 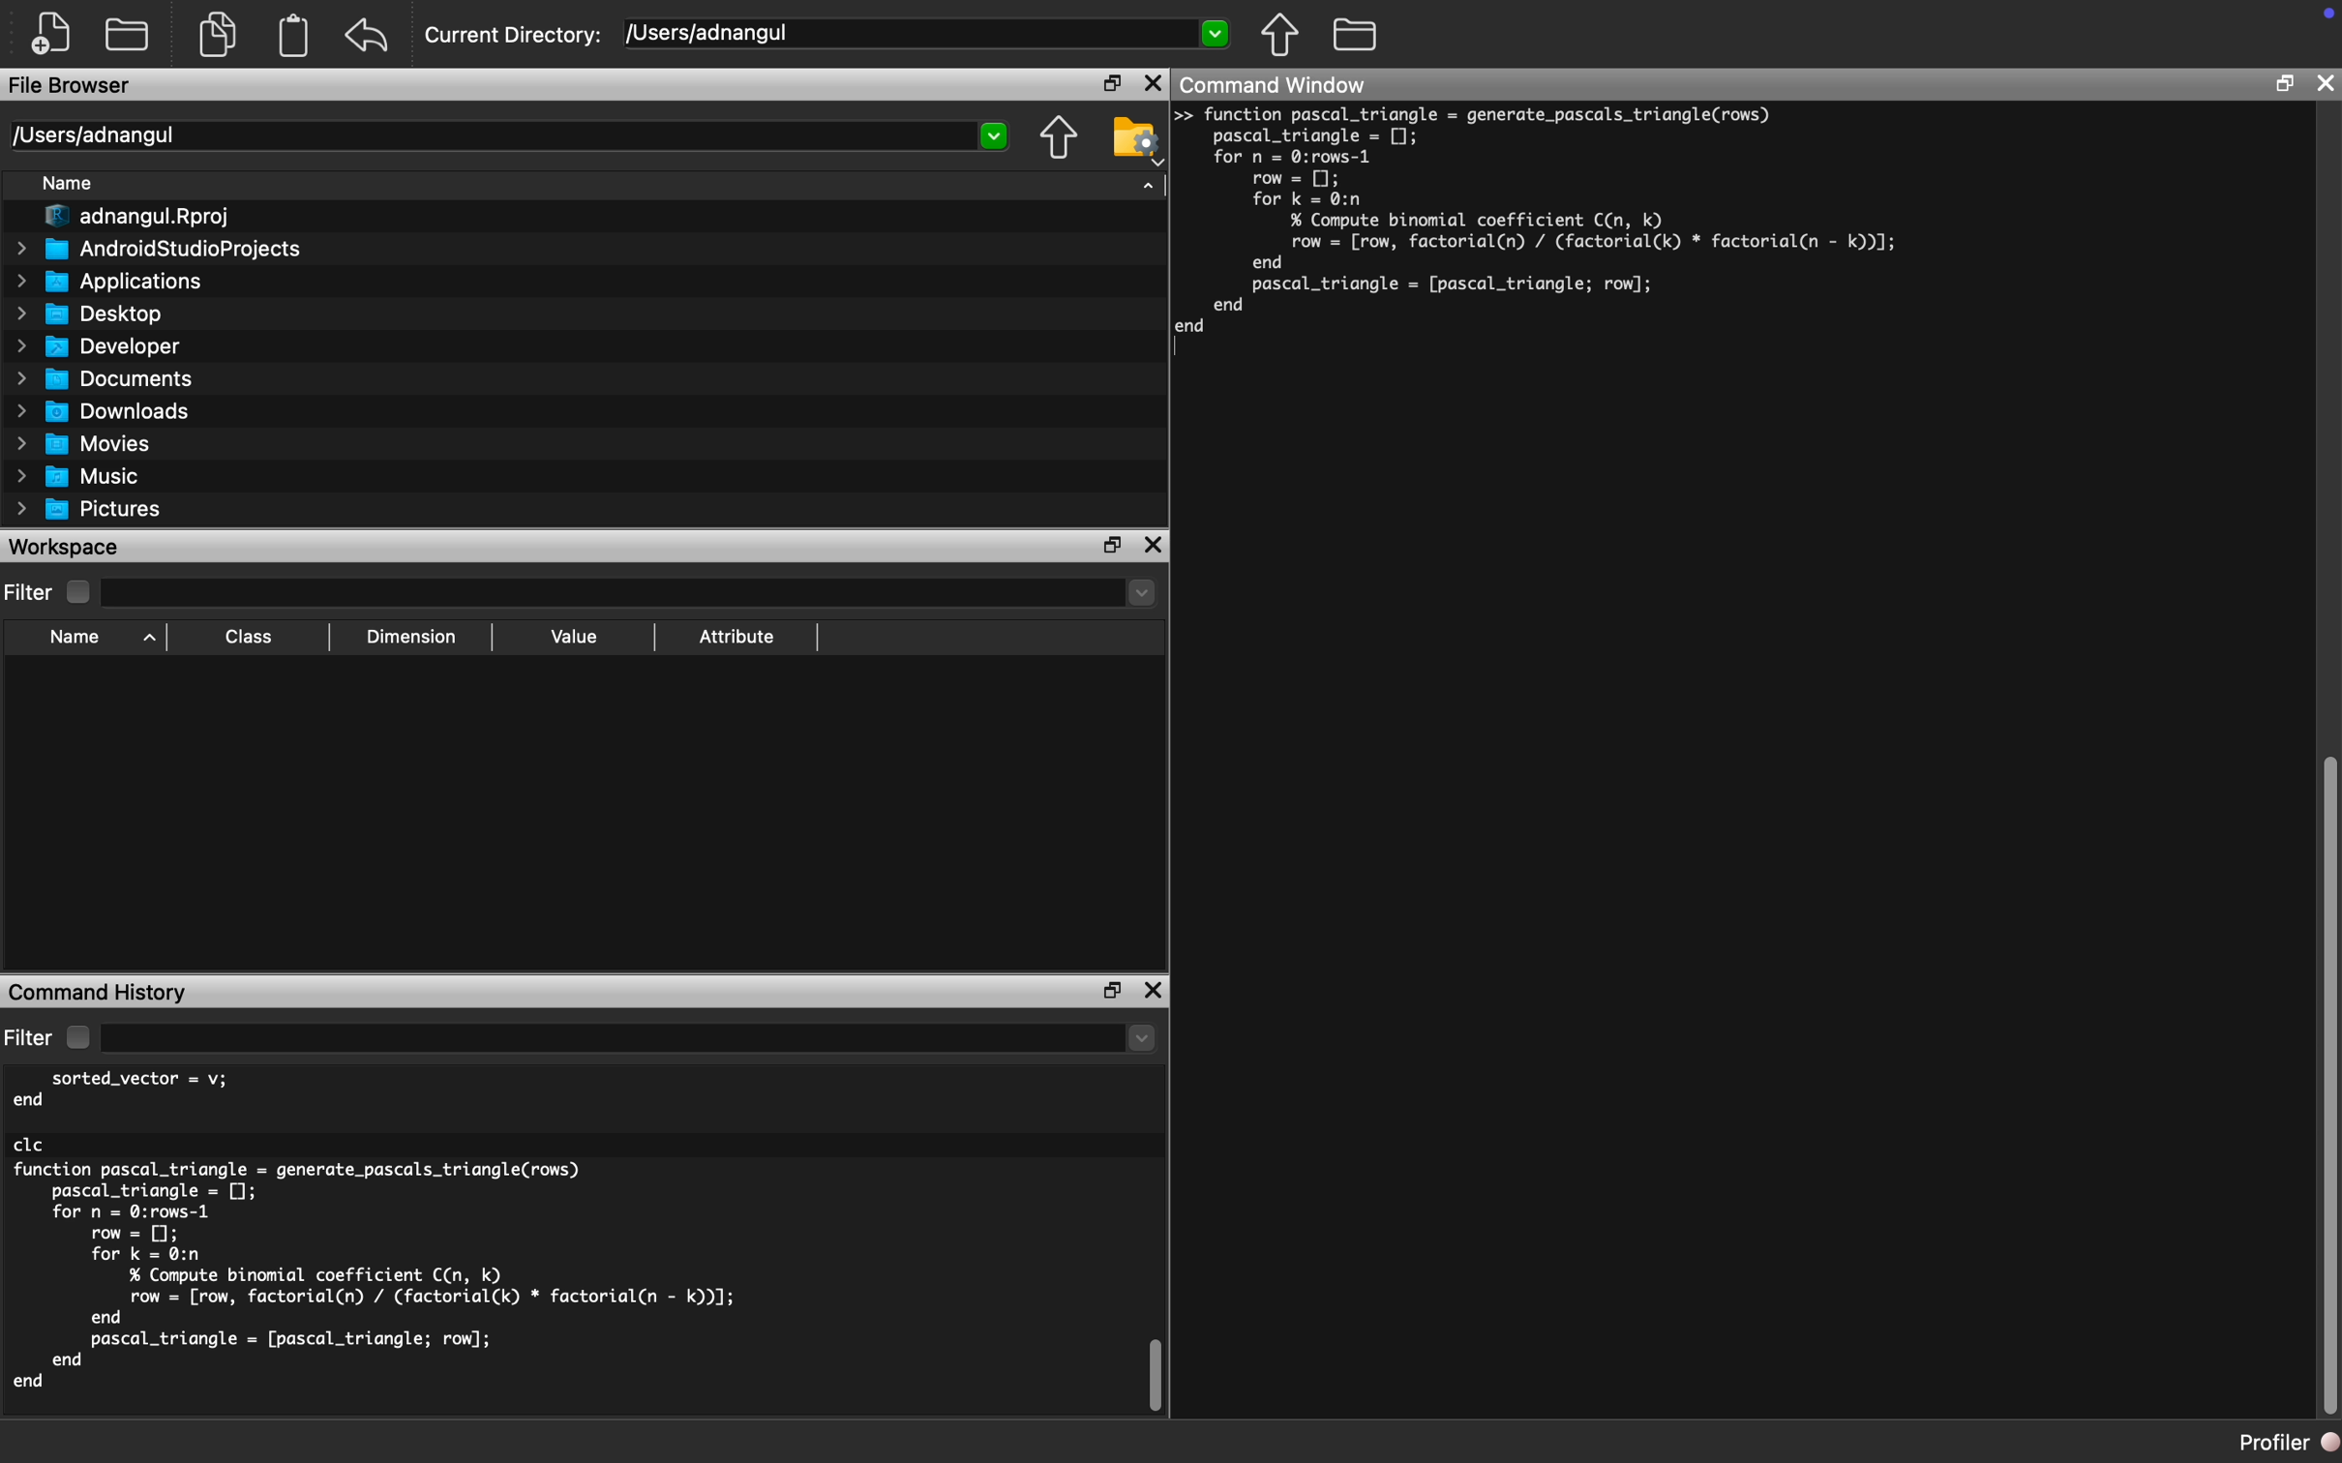 I want to click on Close, so click(x=2324, y=83).